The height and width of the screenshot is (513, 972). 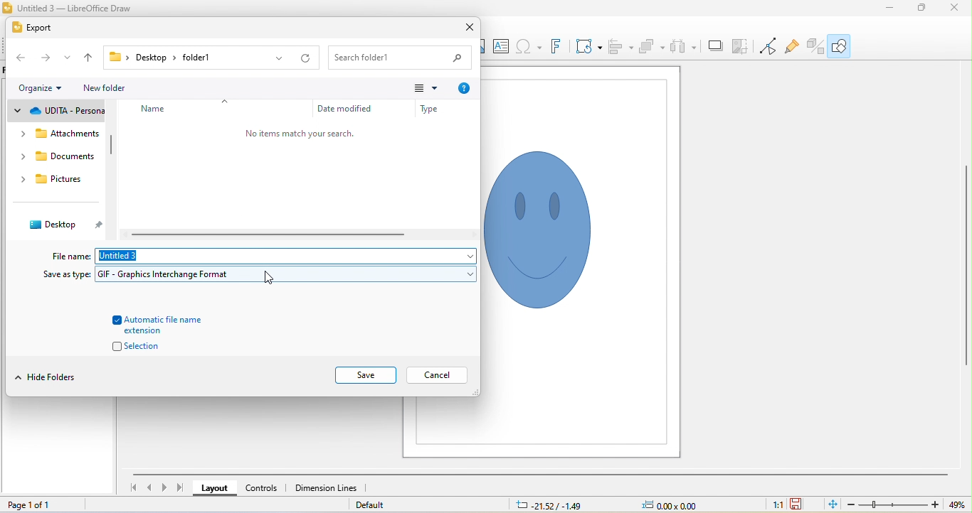 What do you see at coordinates (63, 179) in the screenshot?
I see `pictures` at bounding box center [63, 179].